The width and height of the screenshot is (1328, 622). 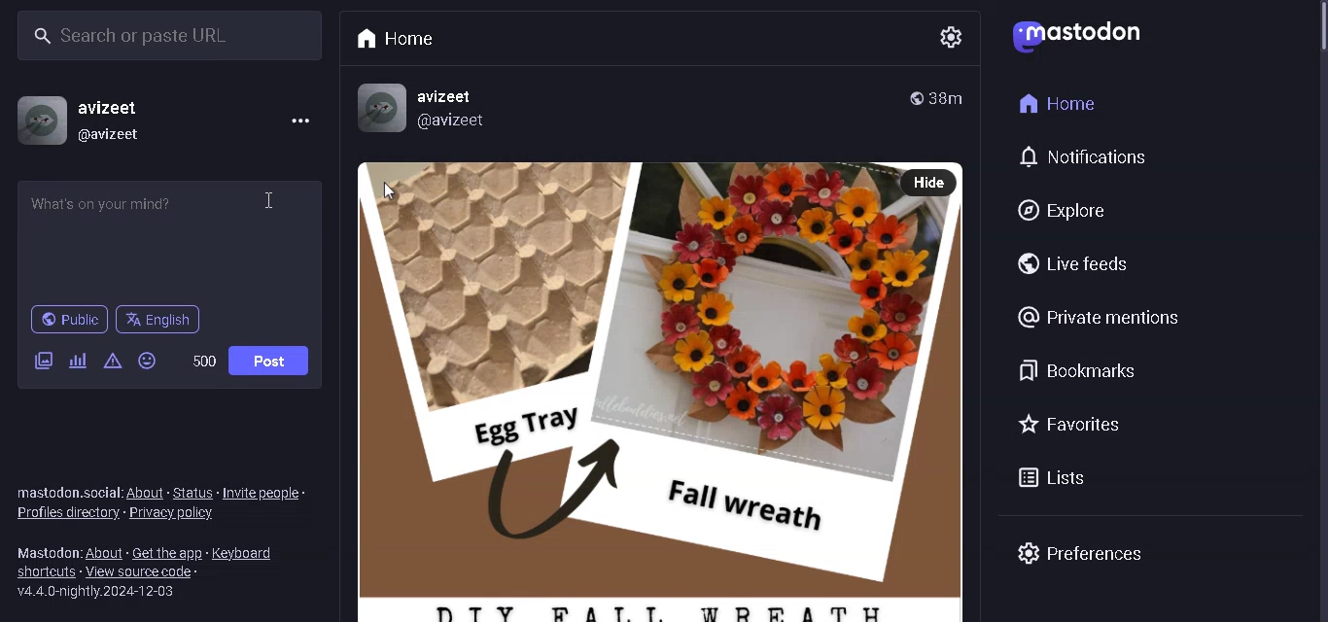 What do you see at coordinates (67, 318) in the screenshot?
I see `public` at bounding box center [67, 318].